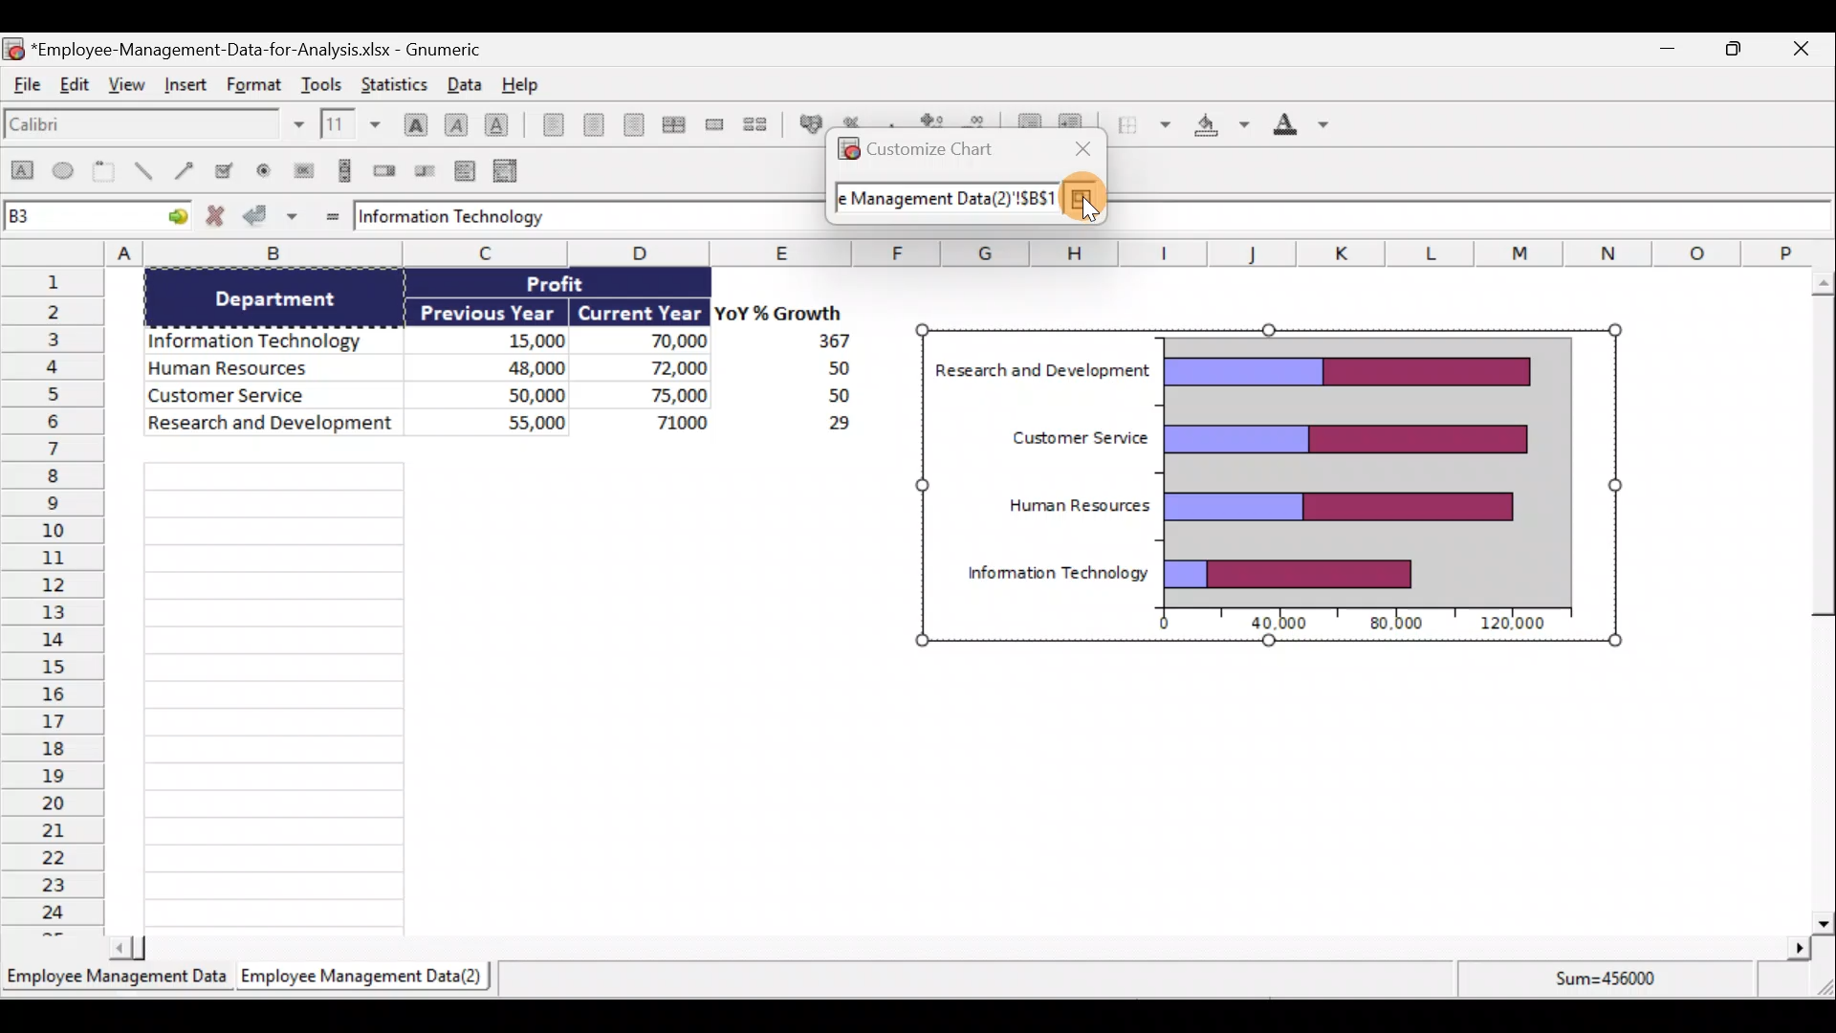 The height and width of the screenshot is (1033, 1836). What do you see at coordinates (394, 82) in the screenshot?
I see `Statistics` at bounding box center [394, 82].